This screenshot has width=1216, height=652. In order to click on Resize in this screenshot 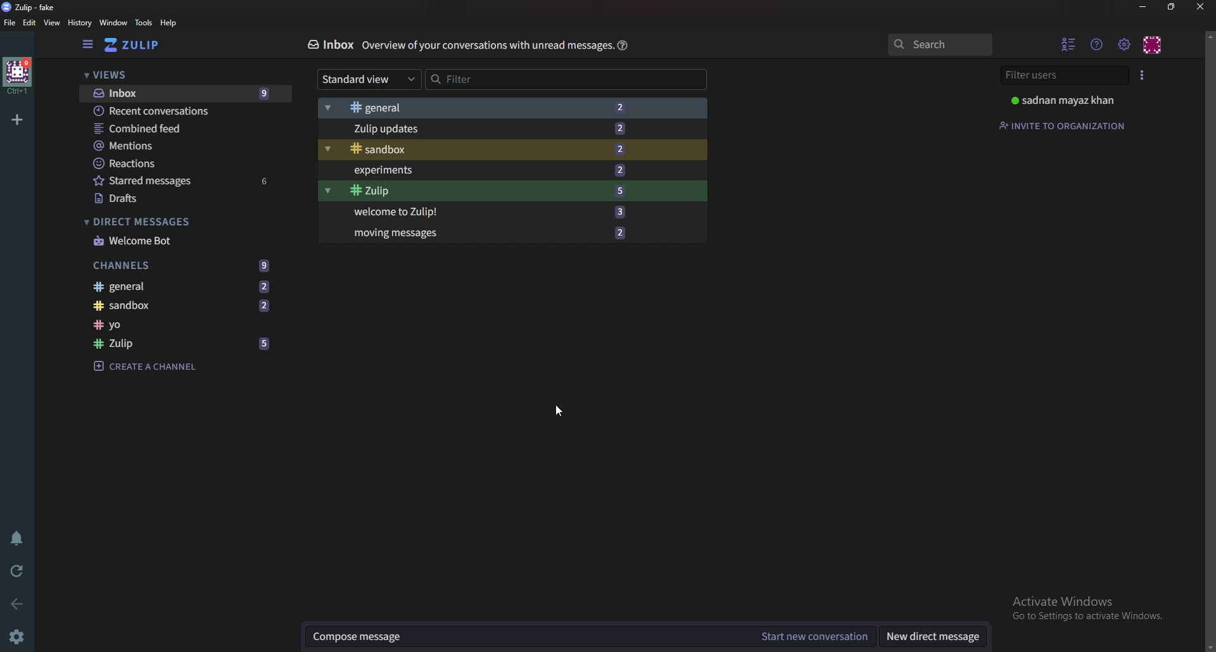, I will do `click(1171, 7)`.